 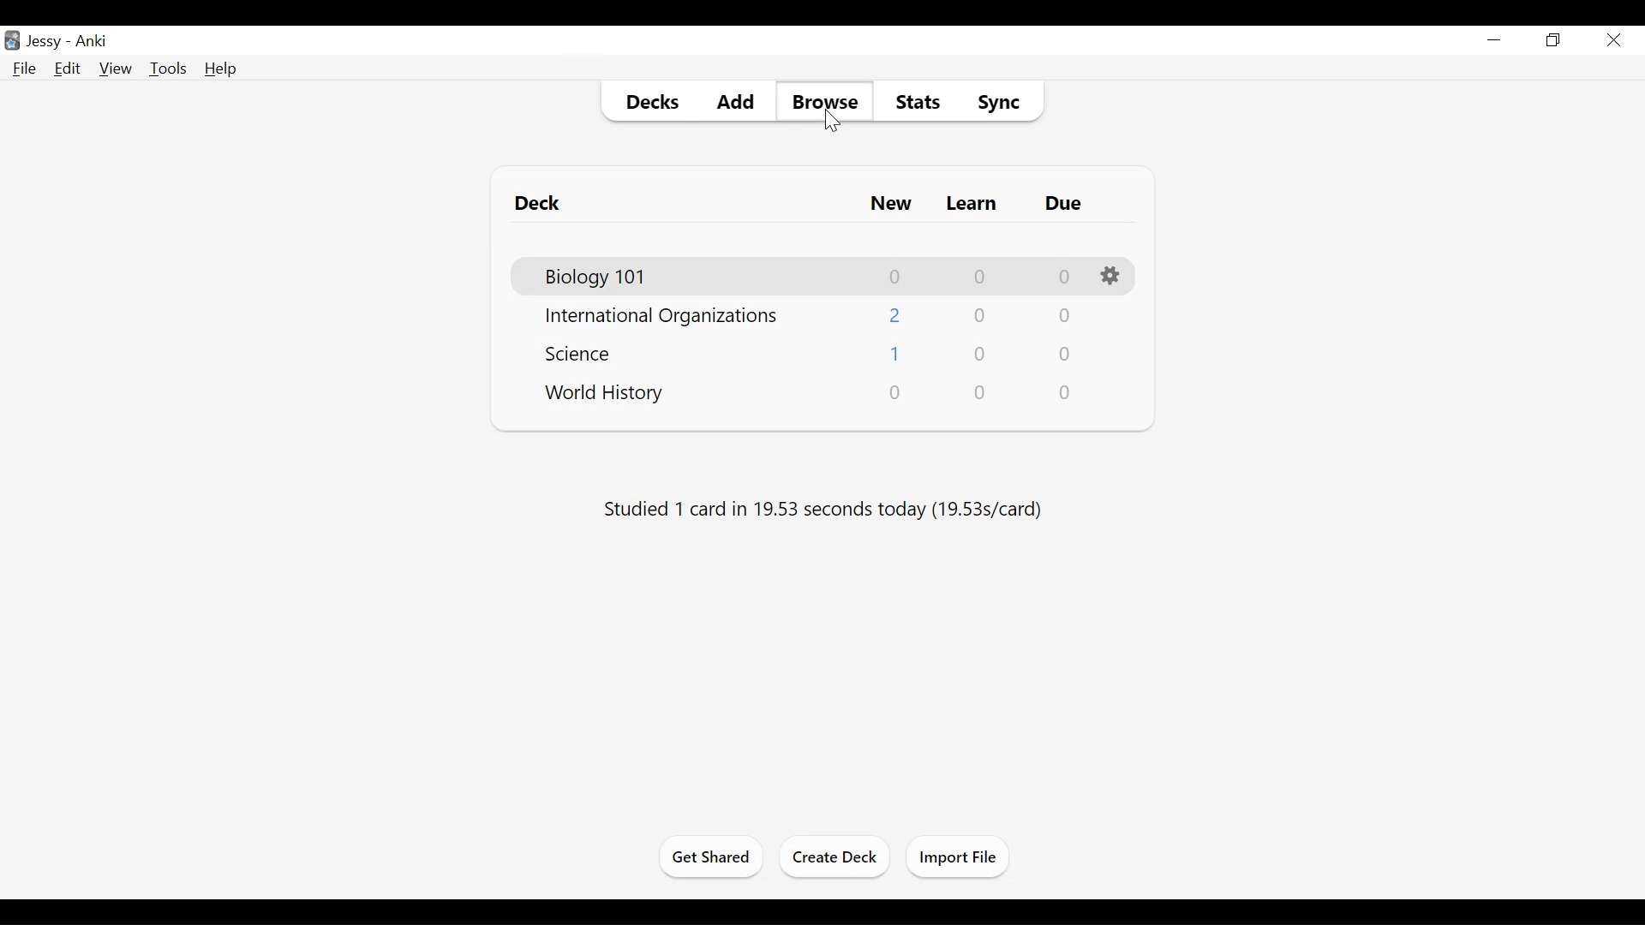 I want to click on Close, so click(x=1612, y=39).